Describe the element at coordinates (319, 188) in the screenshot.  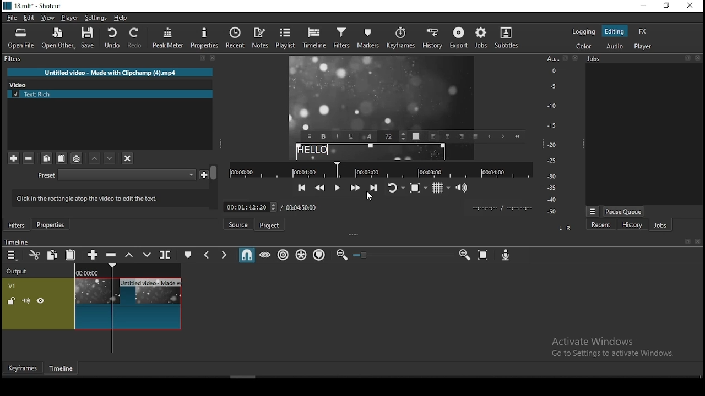
I see `play quickly backwards` at that location.